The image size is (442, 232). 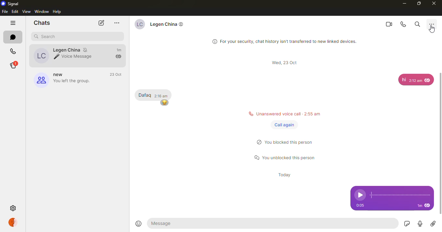 I want to click on more, so click(x=431, y=24).